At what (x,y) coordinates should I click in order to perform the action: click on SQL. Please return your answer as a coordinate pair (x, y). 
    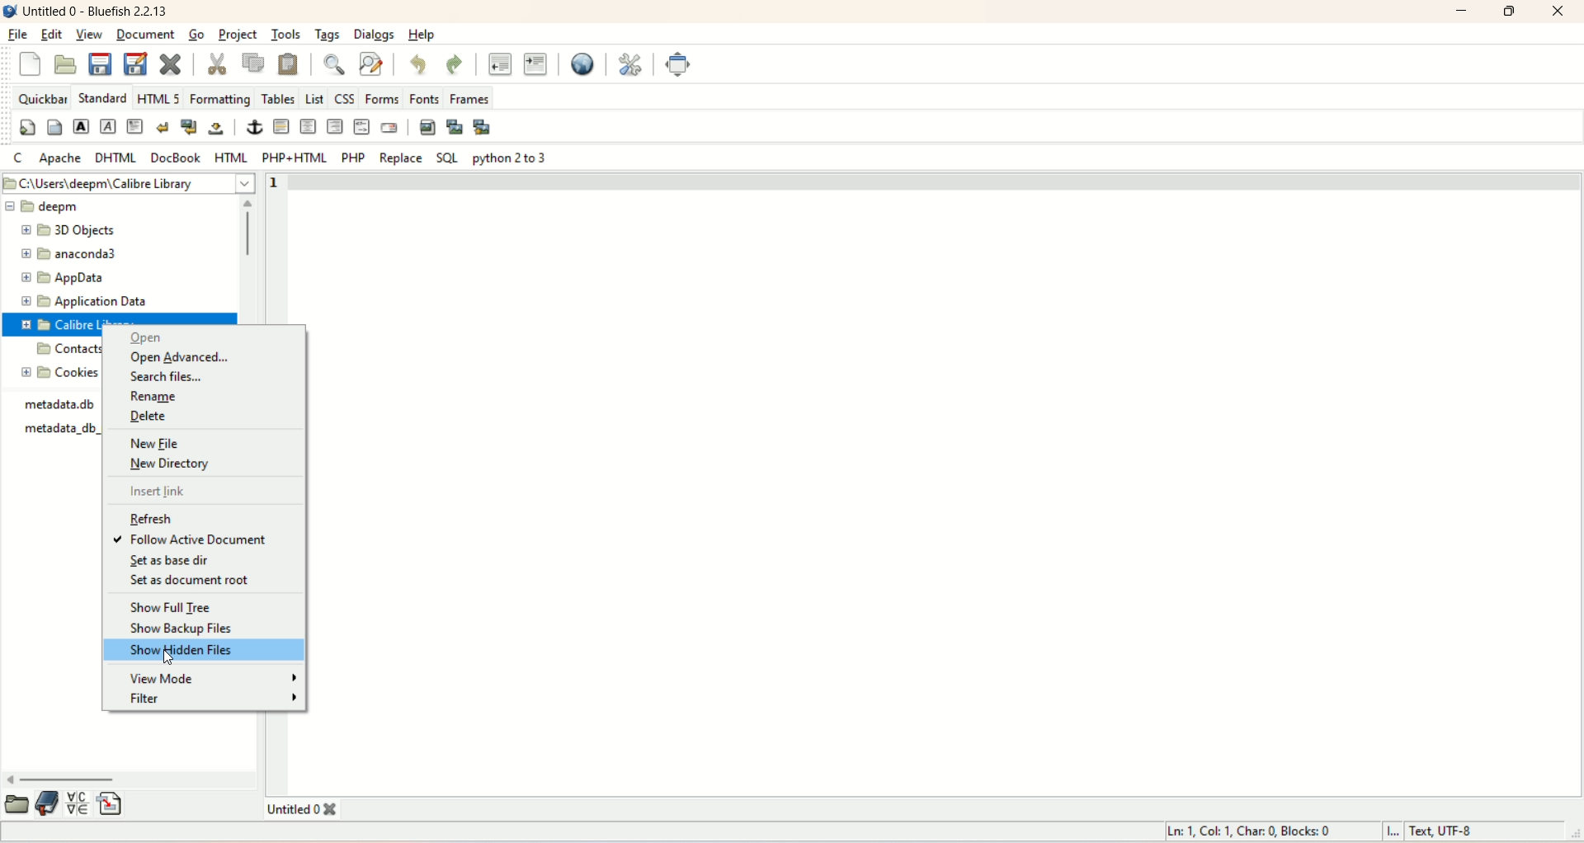
    Looking at the image, I should click on (444, 158).